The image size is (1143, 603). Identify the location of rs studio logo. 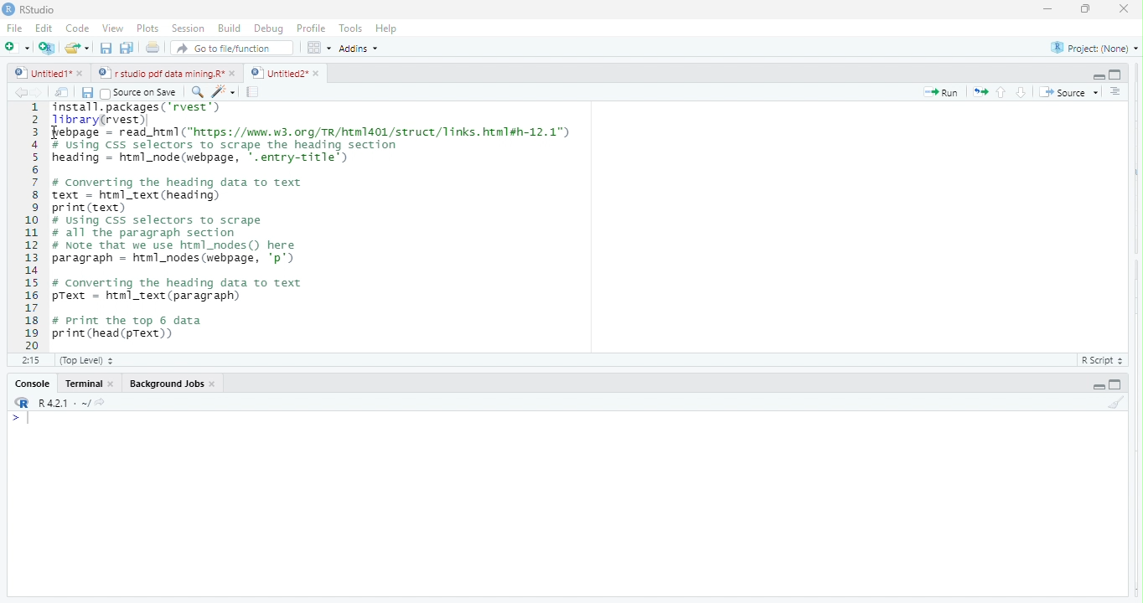
(22, 403).